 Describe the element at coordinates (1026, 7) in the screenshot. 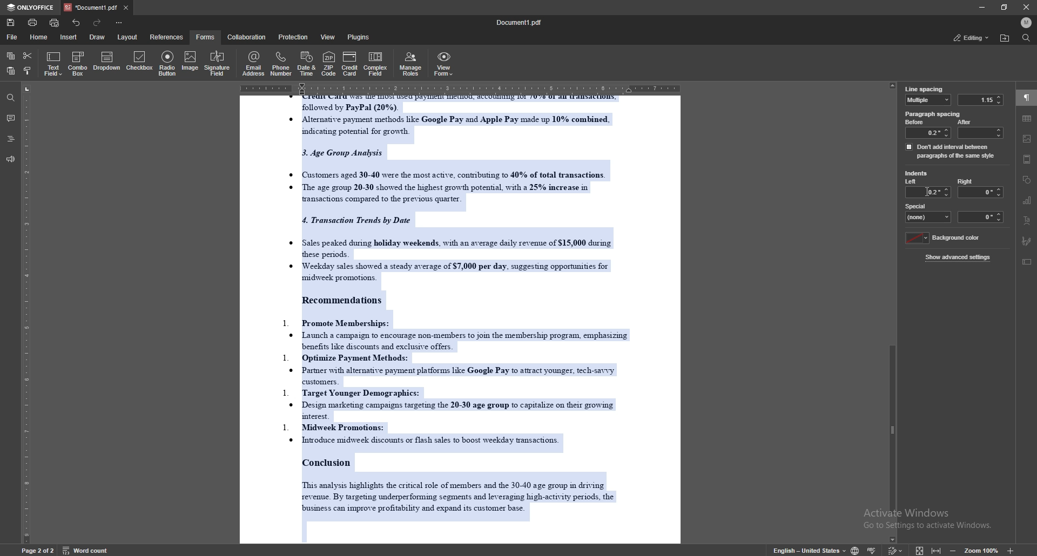

I see `close` at that location.